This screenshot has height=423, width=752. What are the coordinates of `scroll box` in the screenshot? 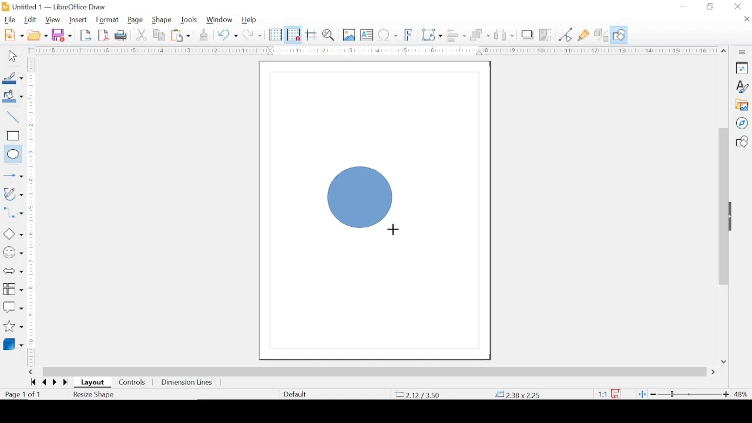 It's located at (375, 371).